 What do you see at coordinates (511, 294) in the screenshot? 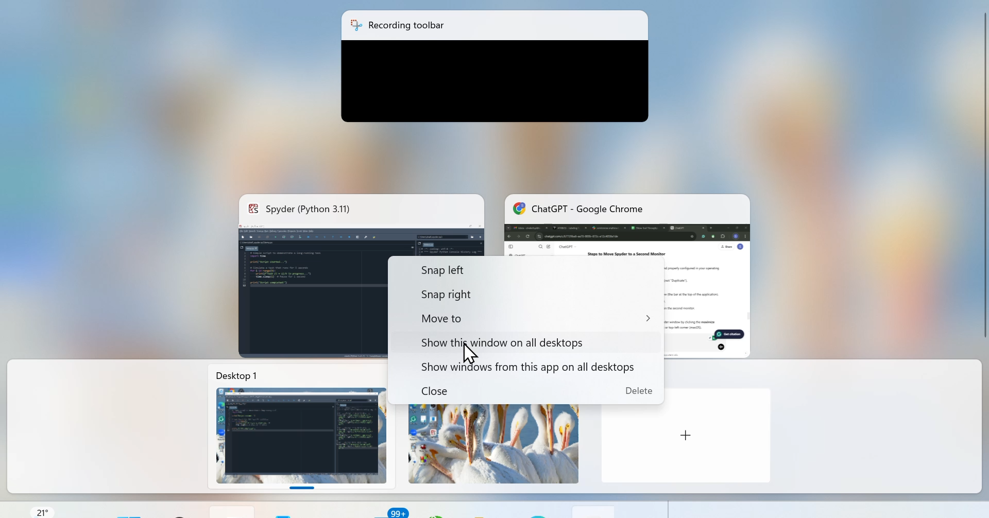
I see `Snap right` at bounding box center [511, 294].